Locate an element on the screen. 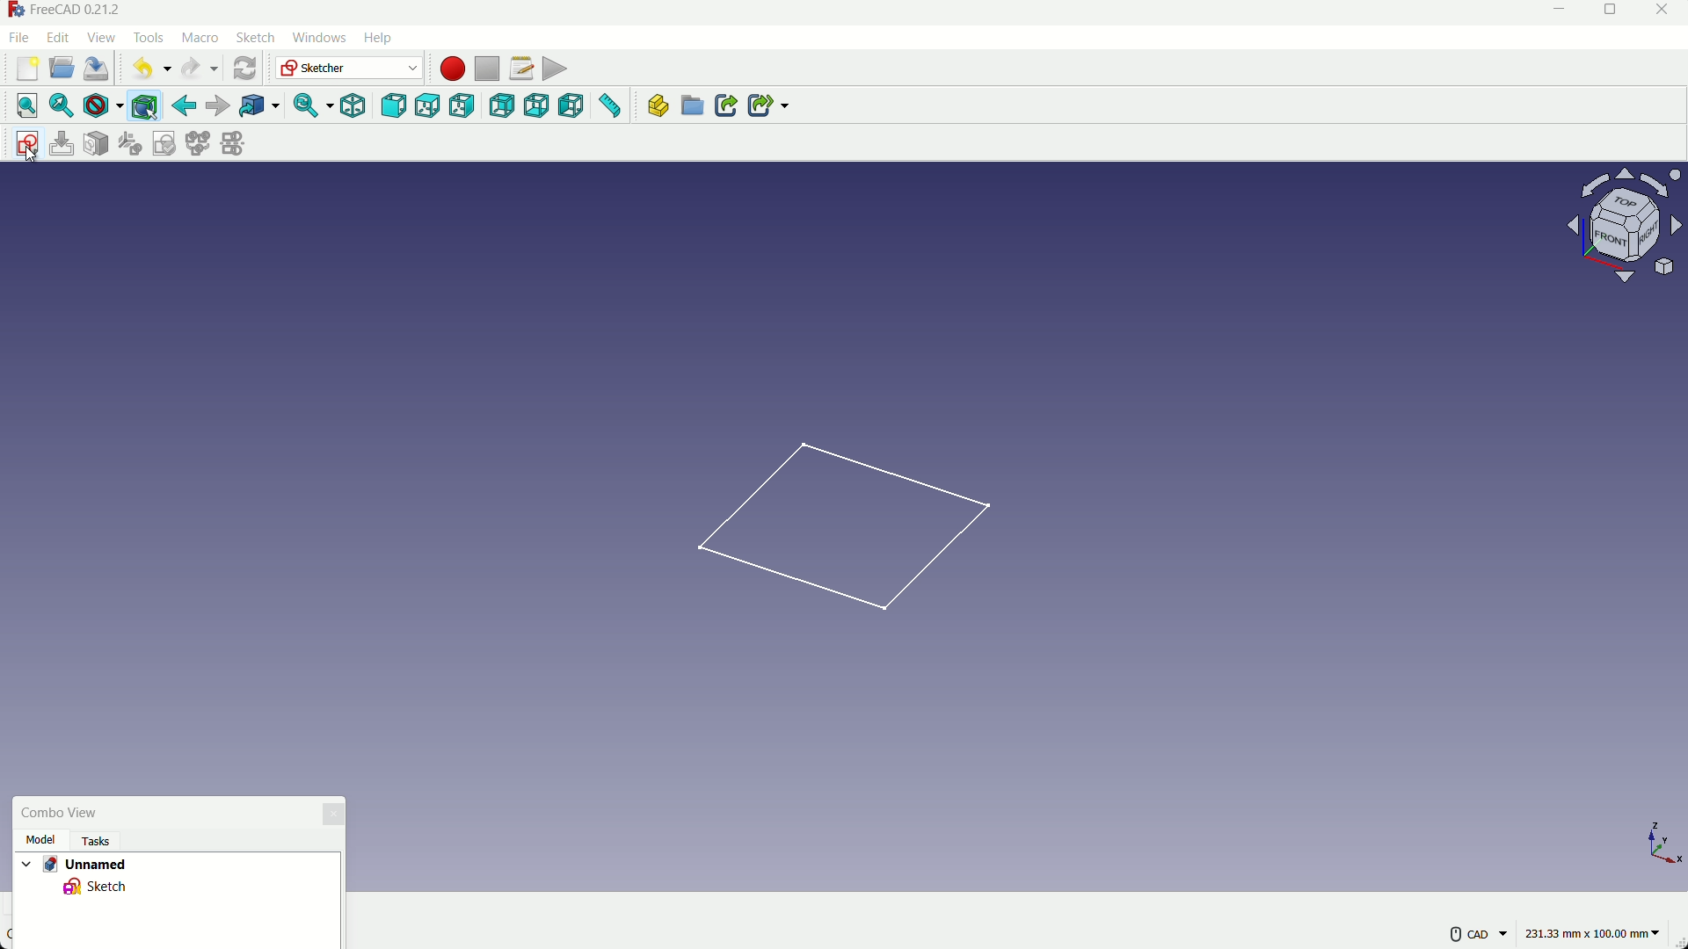  forward is located at coordinates (217, 106).